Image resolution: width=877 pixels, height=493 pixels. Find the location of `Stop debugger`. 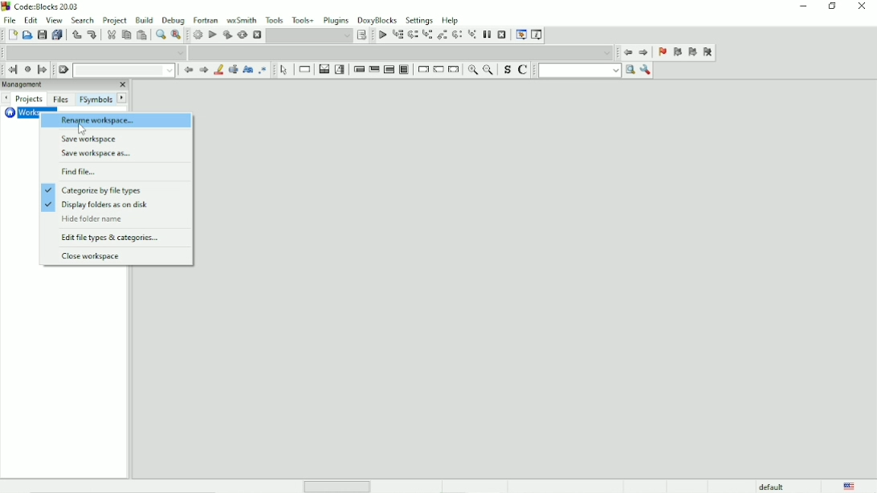

Stop debugger is located at coordinates (502, 35).